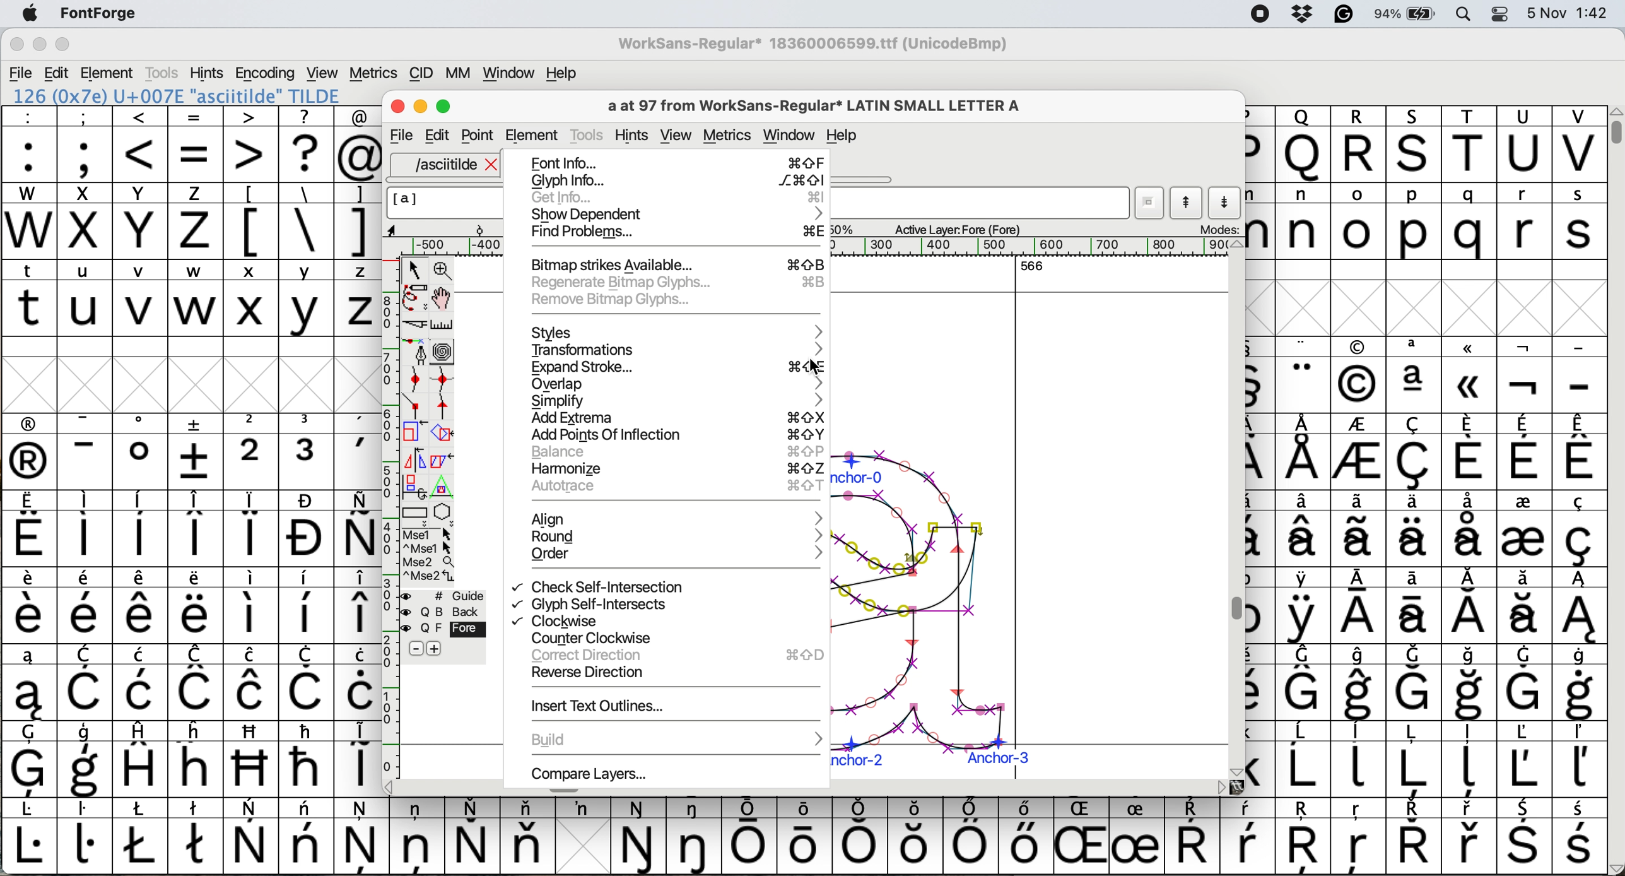  I want to click on transformations, so click(677, 349).